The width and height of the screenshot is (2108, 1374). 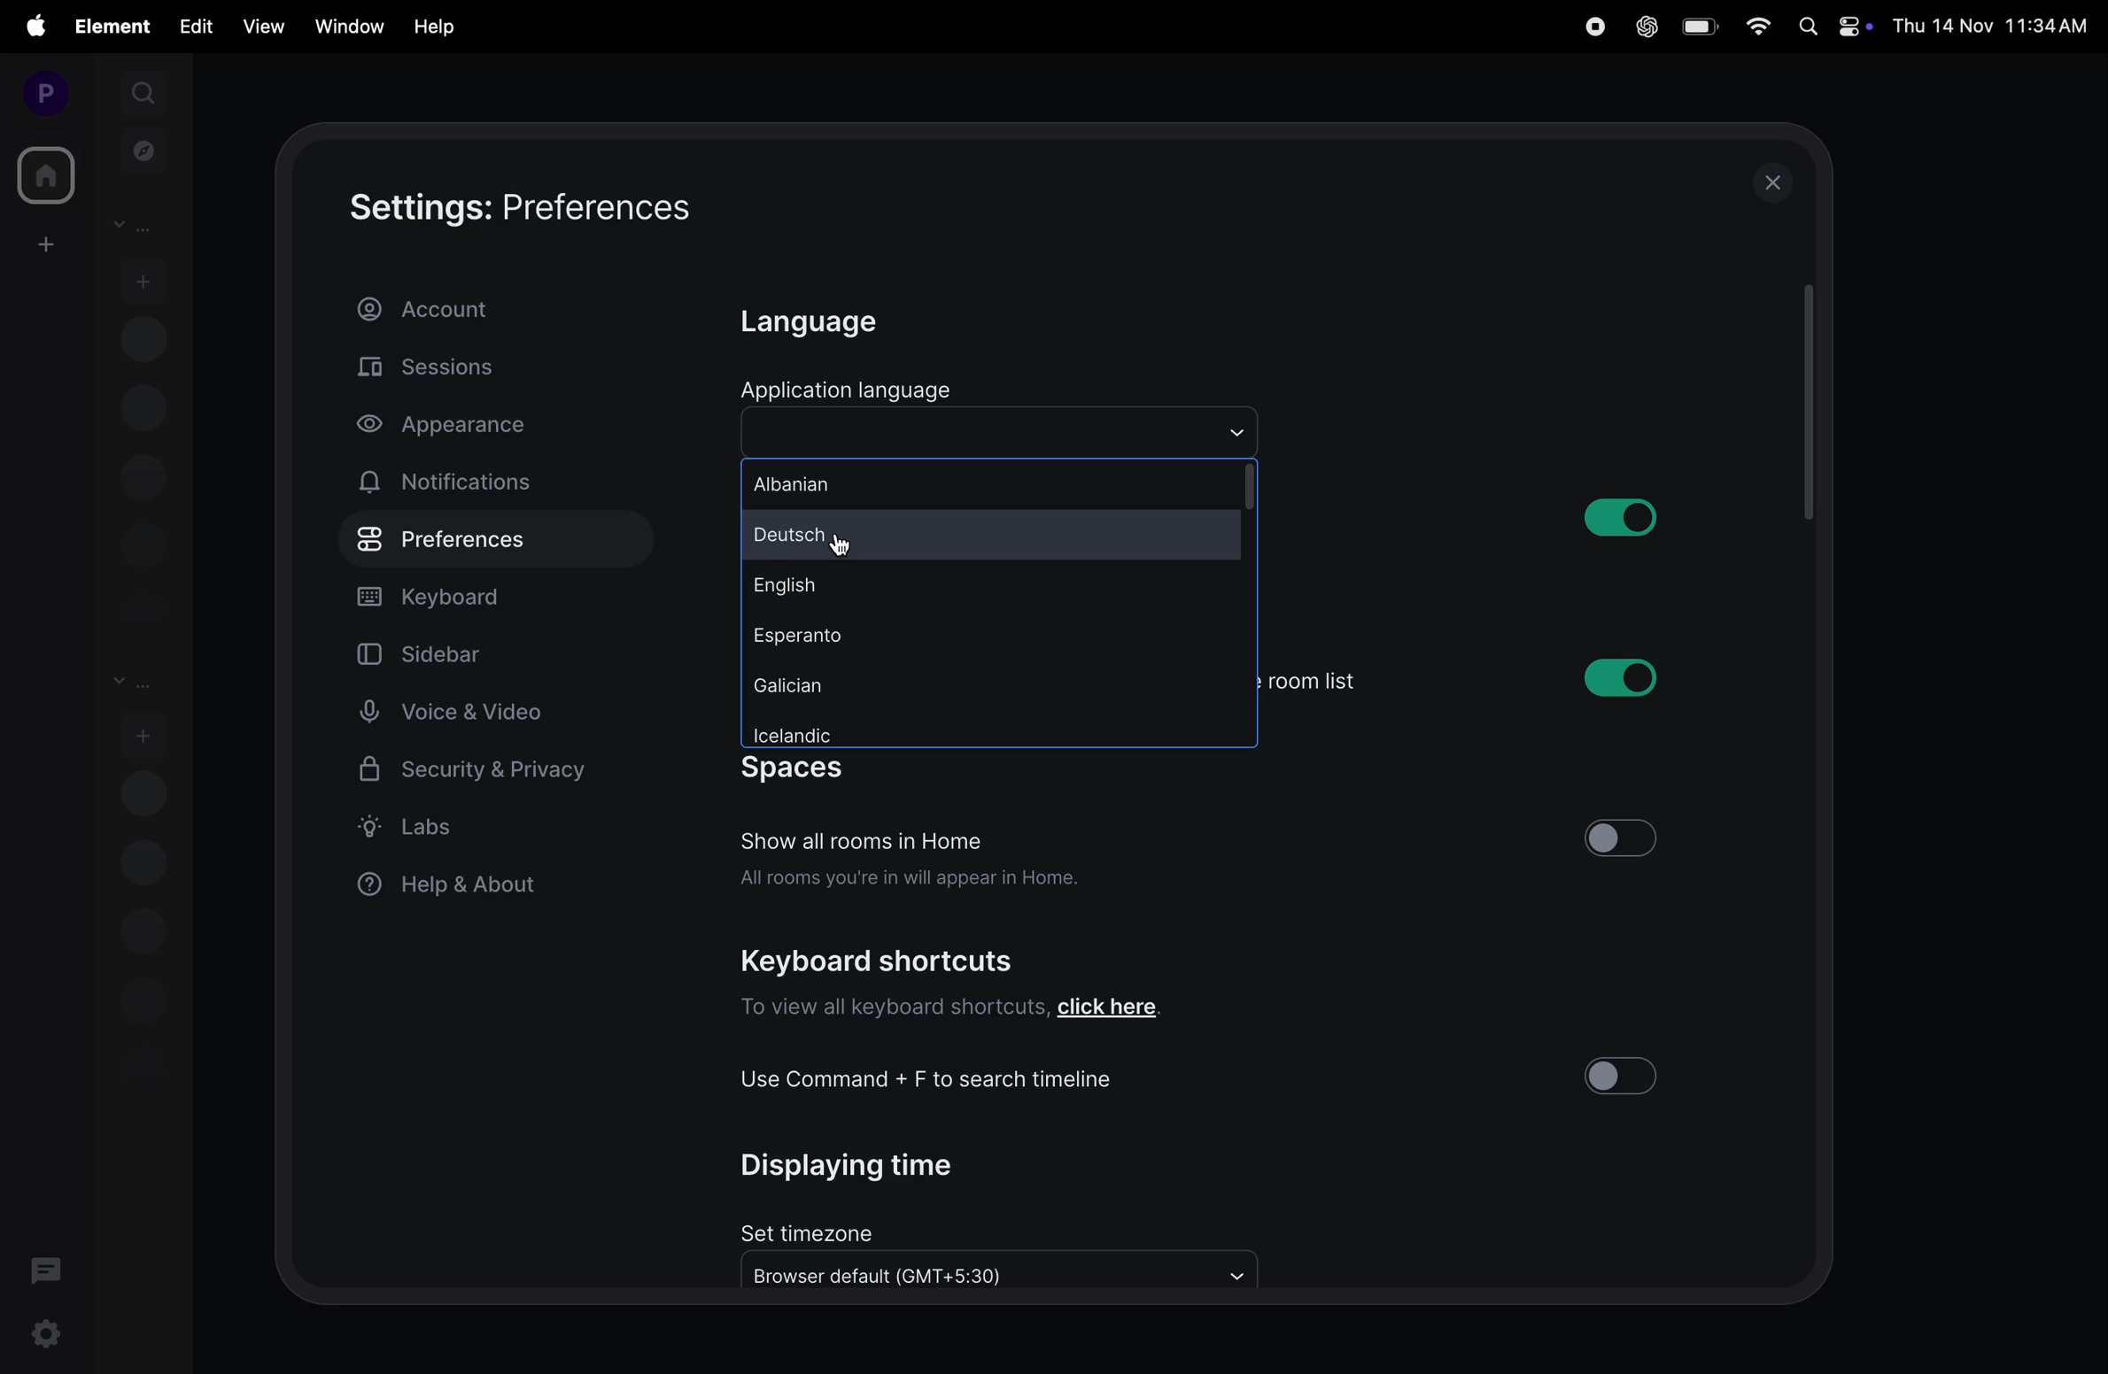 I want to click on rooms, so click(x=132, y=684).